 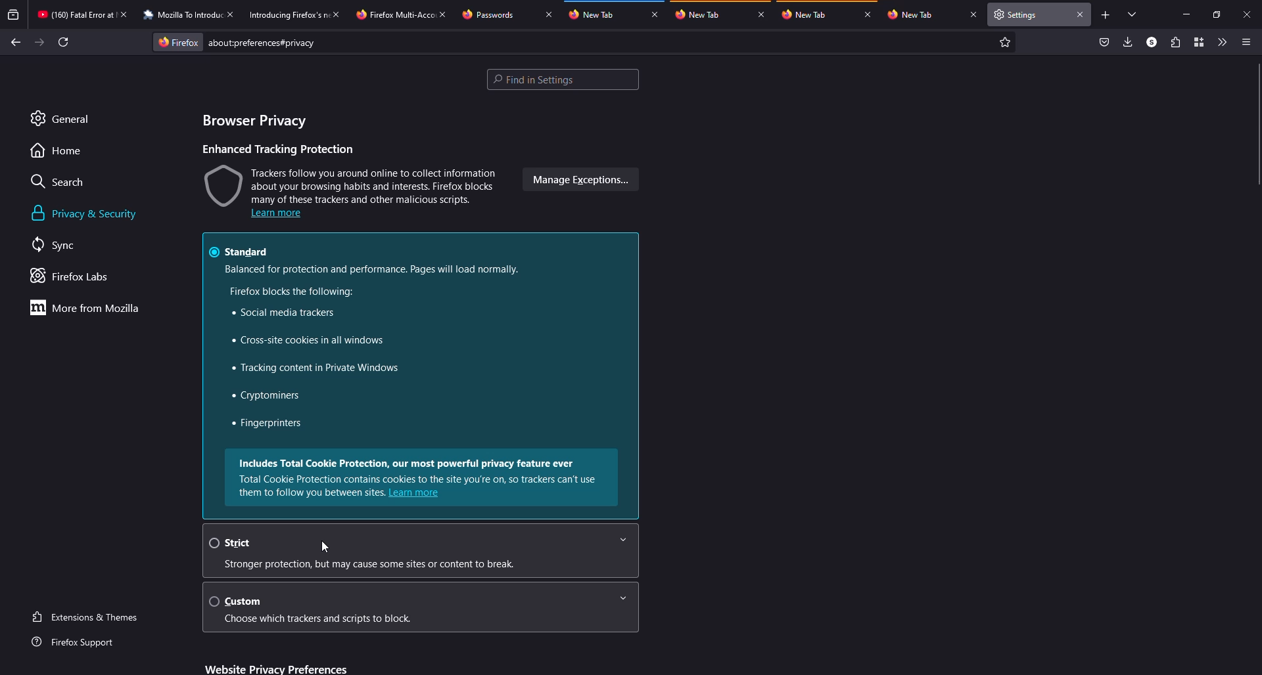 I want to click on custom, so click(x=245, y=601).